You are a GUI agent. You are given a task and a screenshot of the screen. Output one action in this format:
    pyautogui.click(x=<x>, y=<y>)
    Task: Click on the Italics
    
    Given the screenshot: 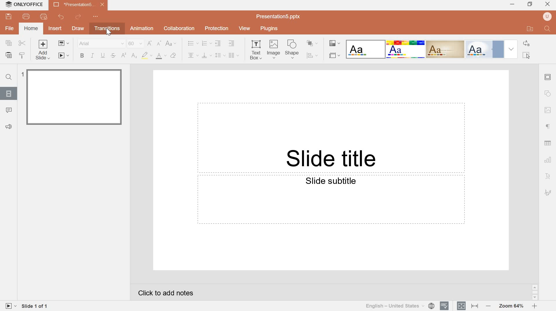 What is the action you would take?
    pyautogui.click(x=92, y=56)
    